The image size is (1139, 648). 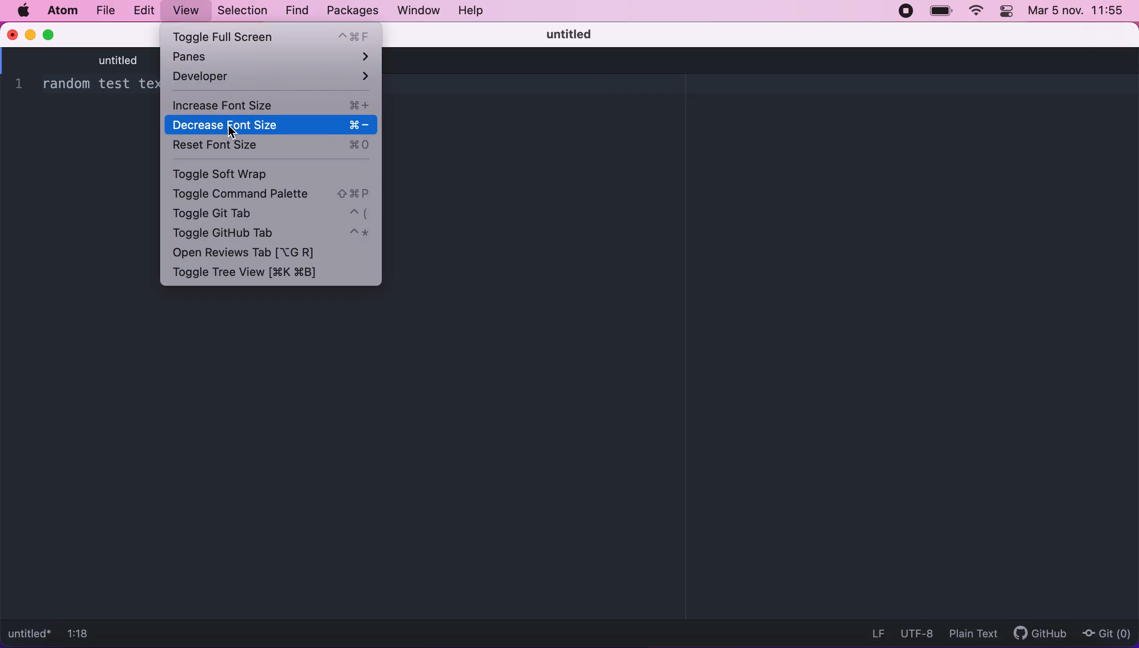 I want to click on find, so click(x=296, y=12).